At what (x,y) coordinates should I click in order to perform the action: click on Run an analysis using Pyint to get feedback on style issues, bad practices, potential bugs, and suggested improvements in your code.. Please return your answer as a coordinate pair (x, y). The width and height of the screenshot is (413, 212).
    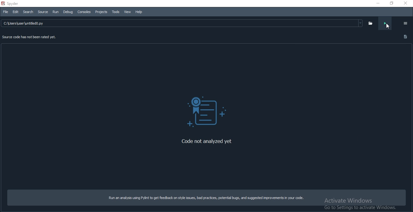
    Looking at the image, I should click on (205, 198).